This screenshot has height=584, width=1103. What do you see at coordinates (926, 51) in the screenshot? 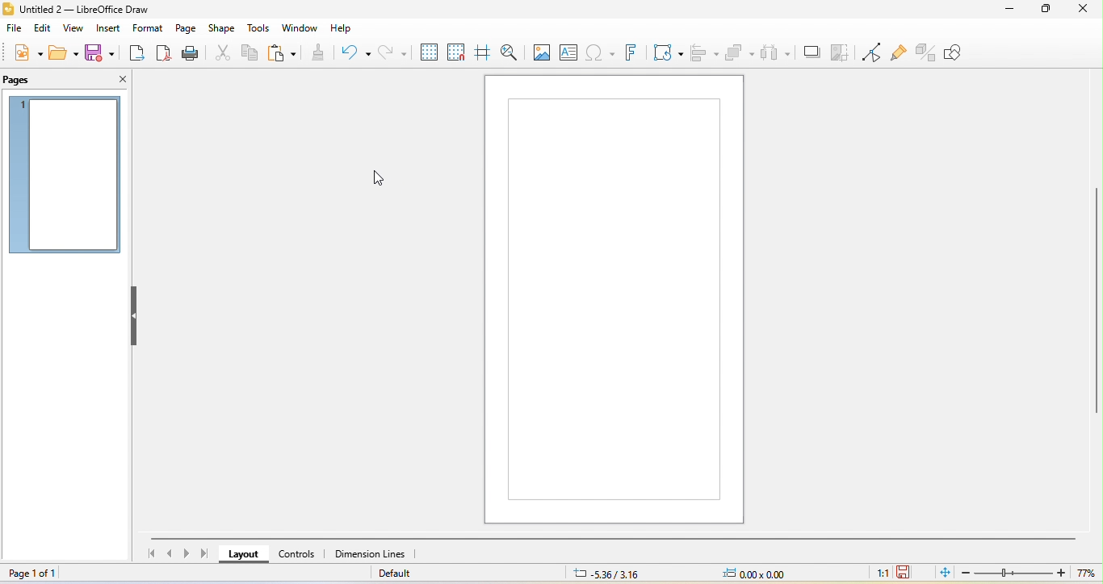
I see `toggle extrusion` at bounding box center [926, 51].